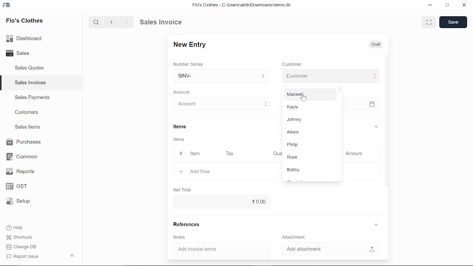 The width and height of the screenshot is (473, 266). What do you see at coordinates (190, 45) in the screenshot?
I see `New Entry` at bounding box center [190, 45].